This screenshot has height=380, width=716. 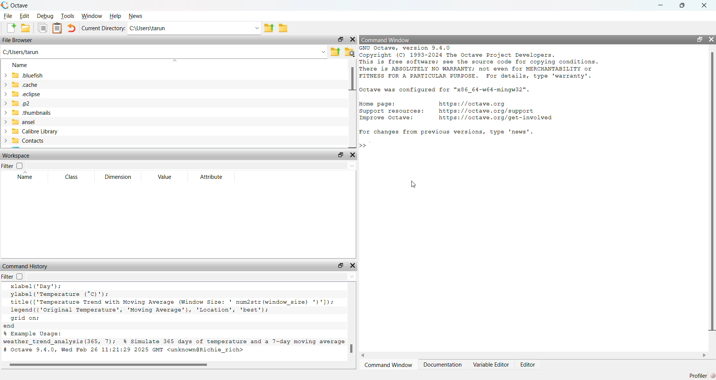 I want to click on maximise, so click(x=337, y=156).